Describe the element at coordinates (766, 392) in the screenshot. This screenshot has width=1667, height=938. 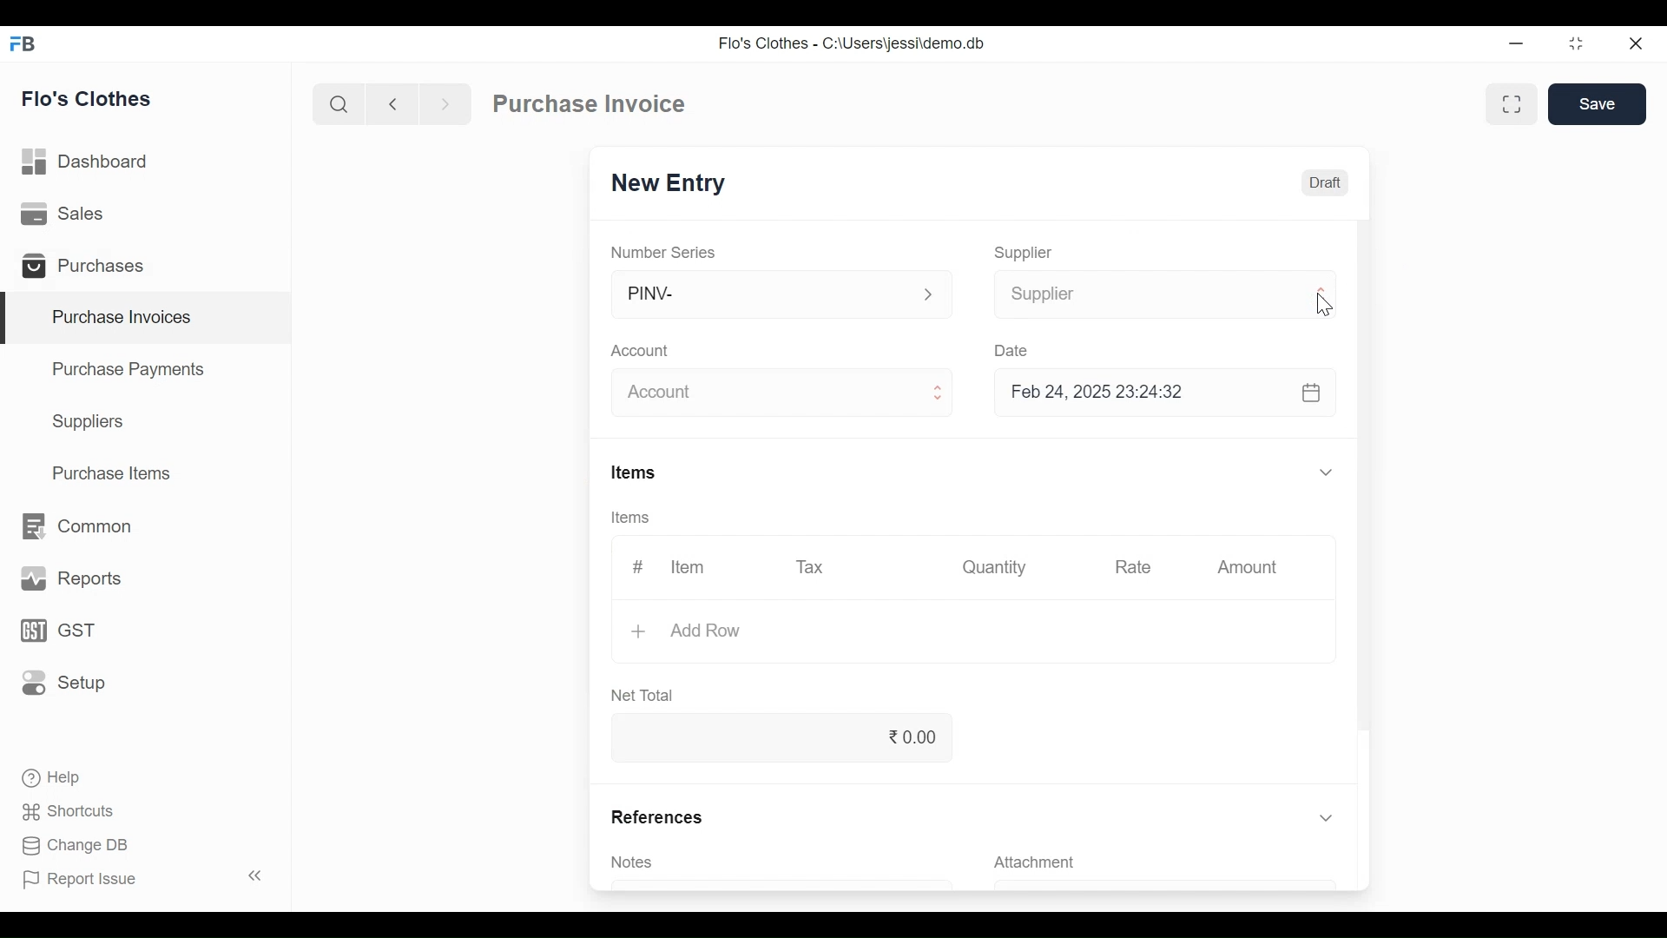
I see `Account` at that location.